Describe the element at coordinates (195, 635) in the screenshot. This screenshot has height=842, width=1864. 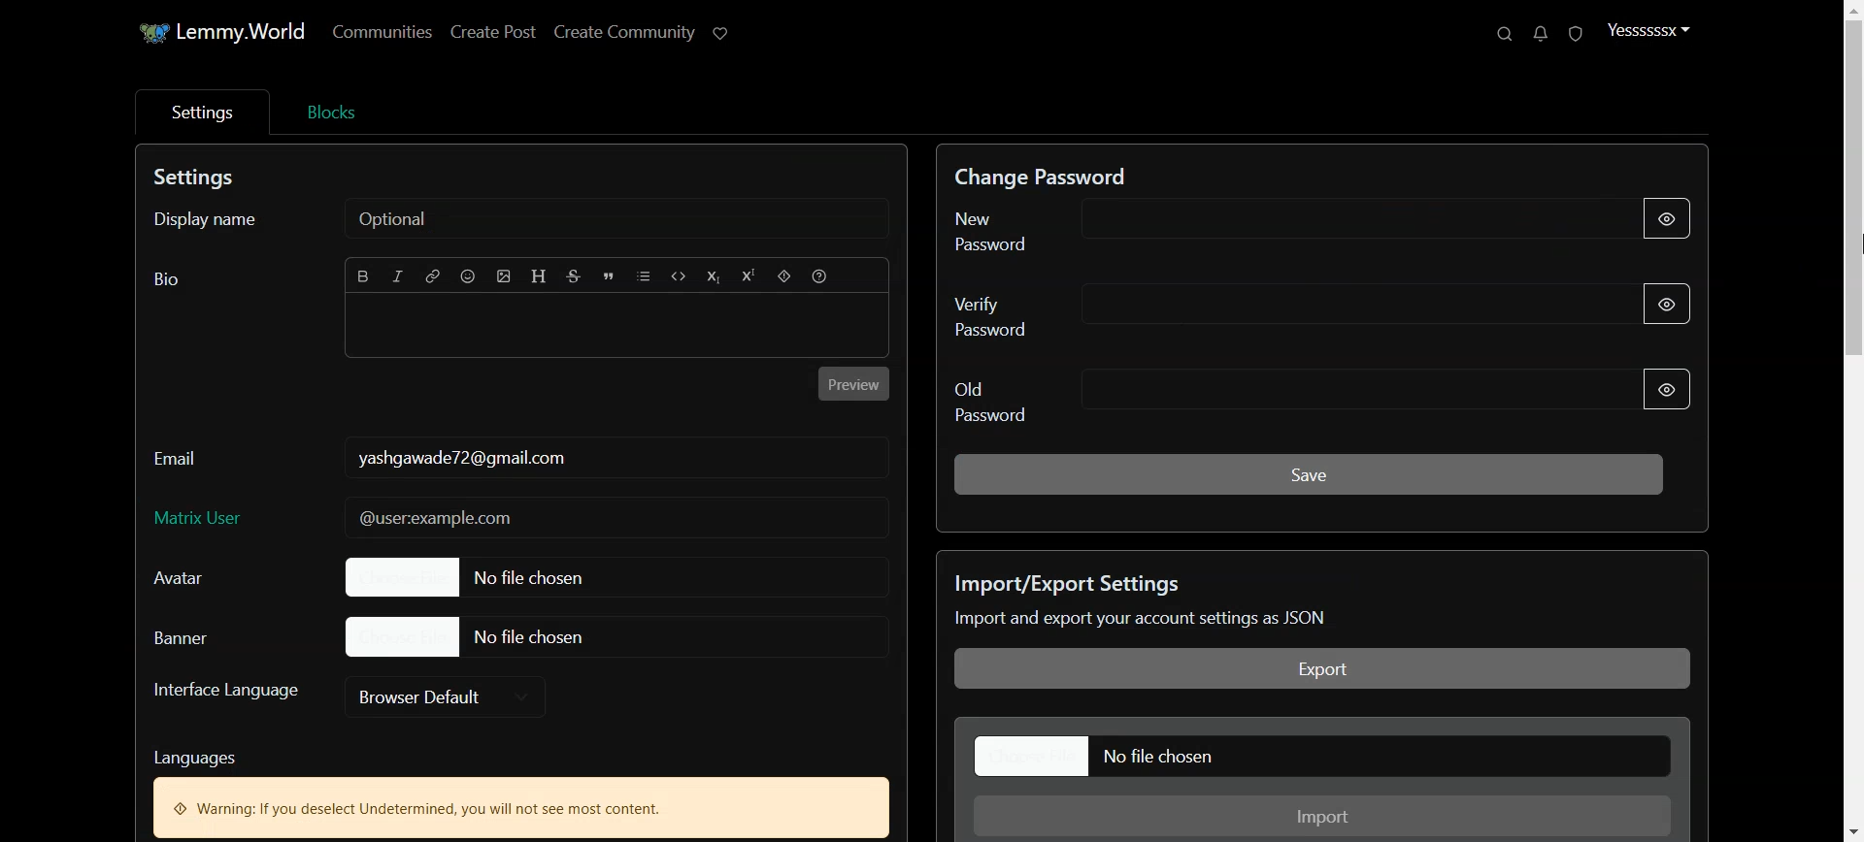
I see `Banner` at that location.